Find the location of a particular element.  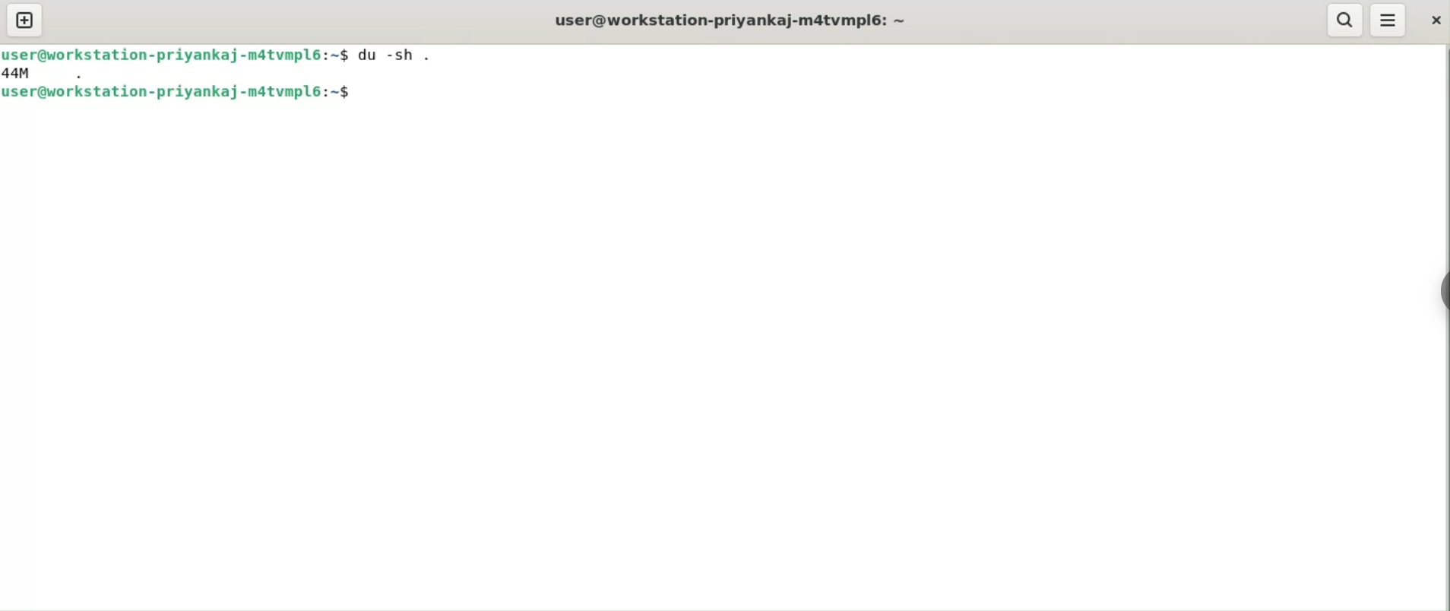

user@workstation-priyankaj-m4tvmlp6:~$ is located at coordinates (177, 93).